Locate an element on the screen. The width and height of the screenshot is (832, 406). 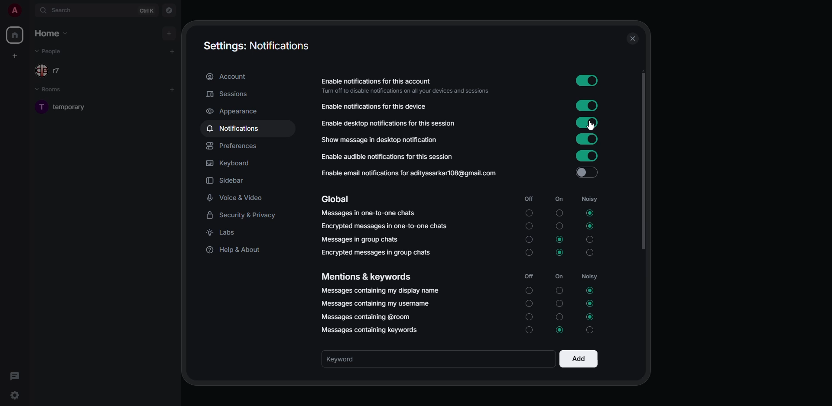
profile is located at coordinates (14, 10).